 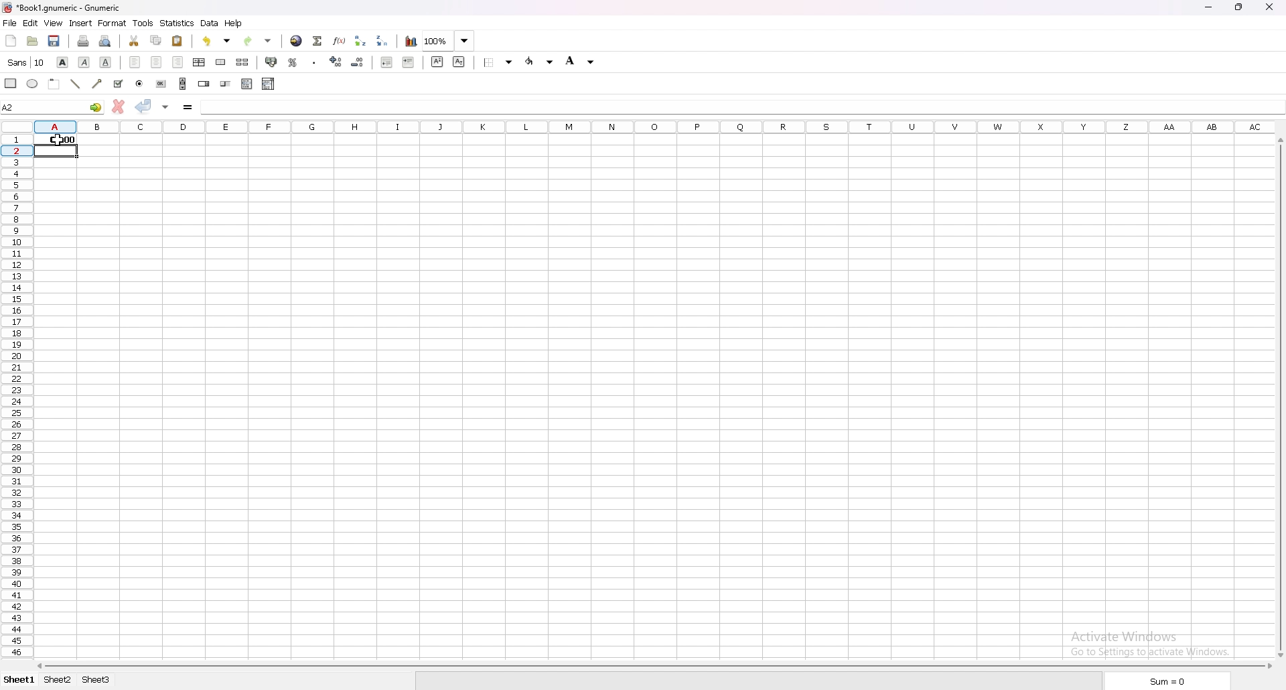 I want to click on scroll bar, so click(x=654, y=665).